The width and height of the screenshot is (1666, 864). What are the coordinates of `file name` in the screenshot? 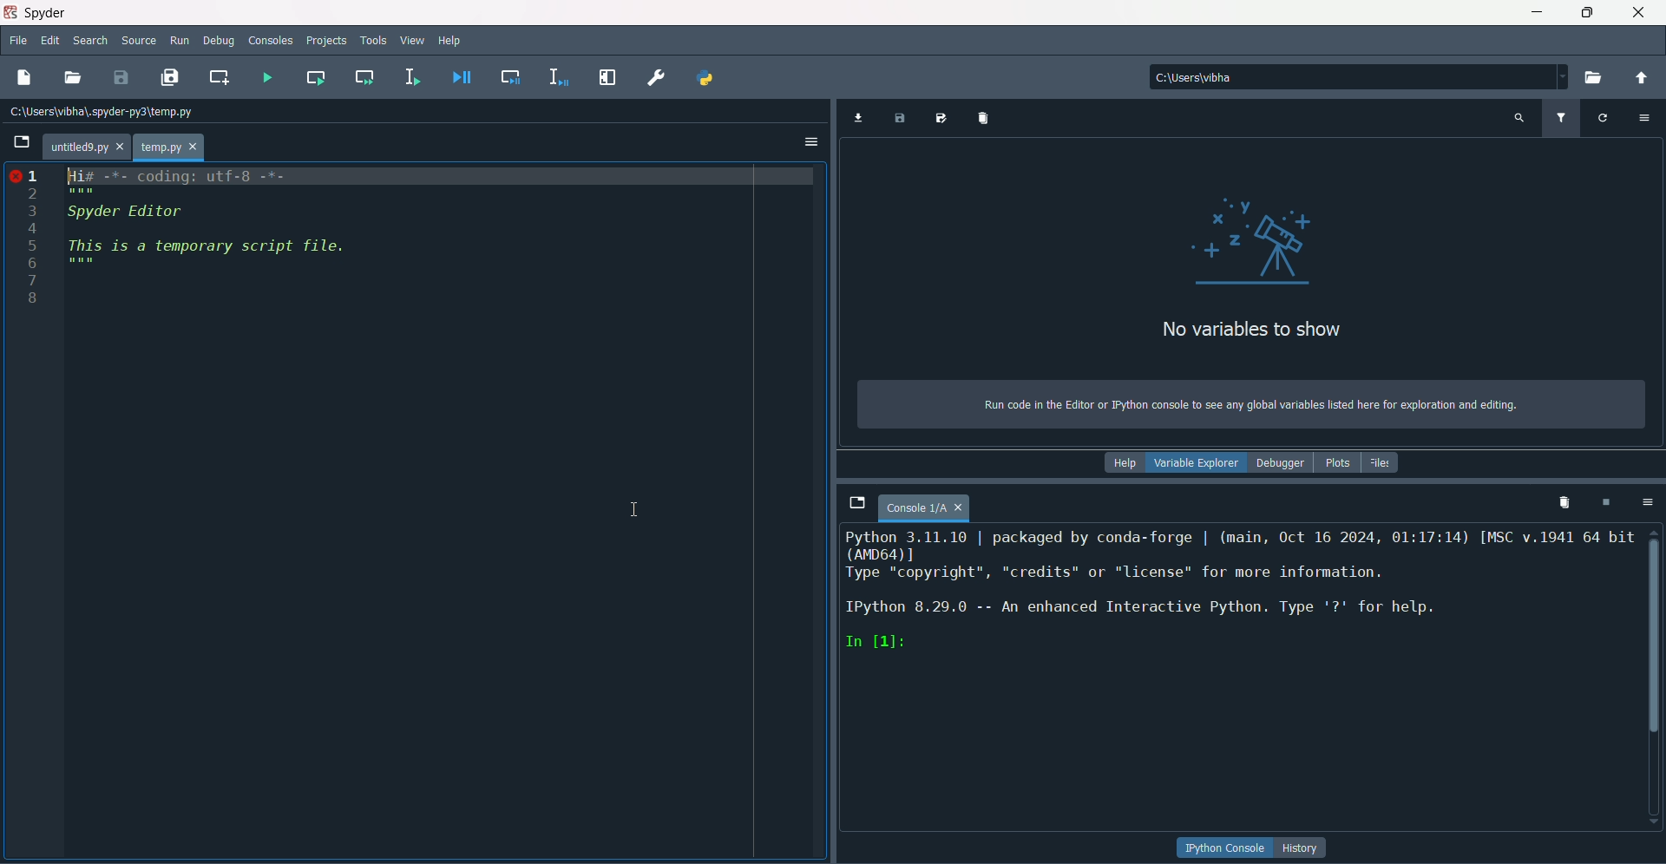 It's located at (173, 148).